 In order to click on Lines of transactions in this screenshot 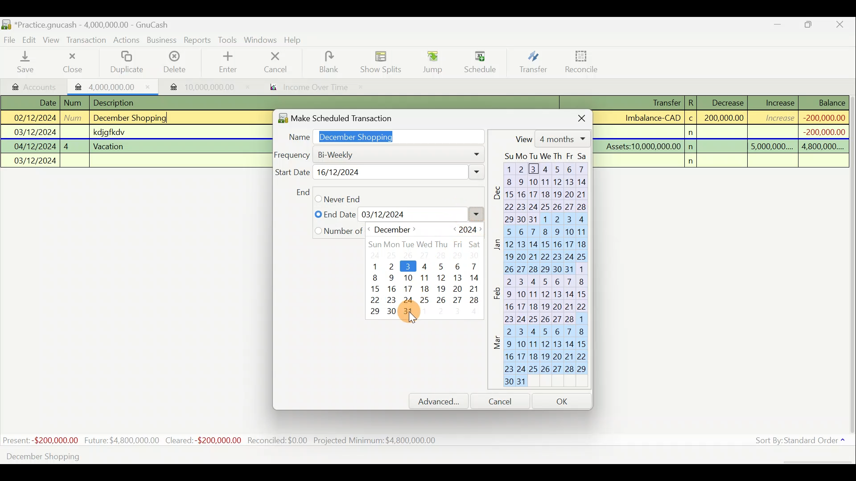, I will do `click(110, 133)`.